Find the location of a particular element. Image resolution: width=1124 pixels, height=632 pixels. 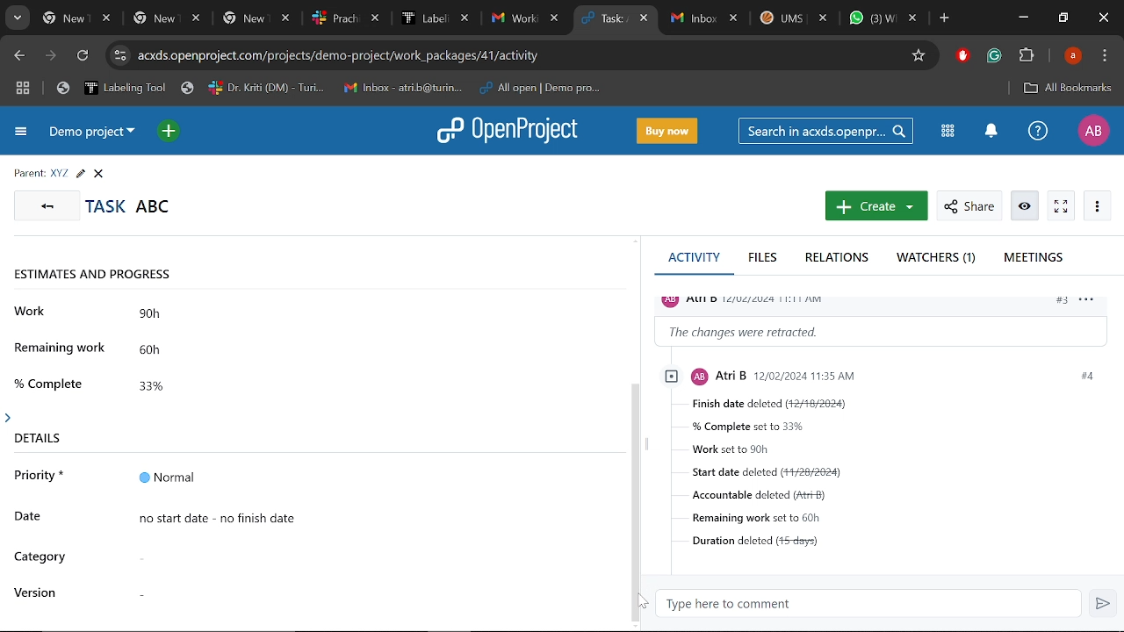

Edit task is located at coordinates (80, 174).